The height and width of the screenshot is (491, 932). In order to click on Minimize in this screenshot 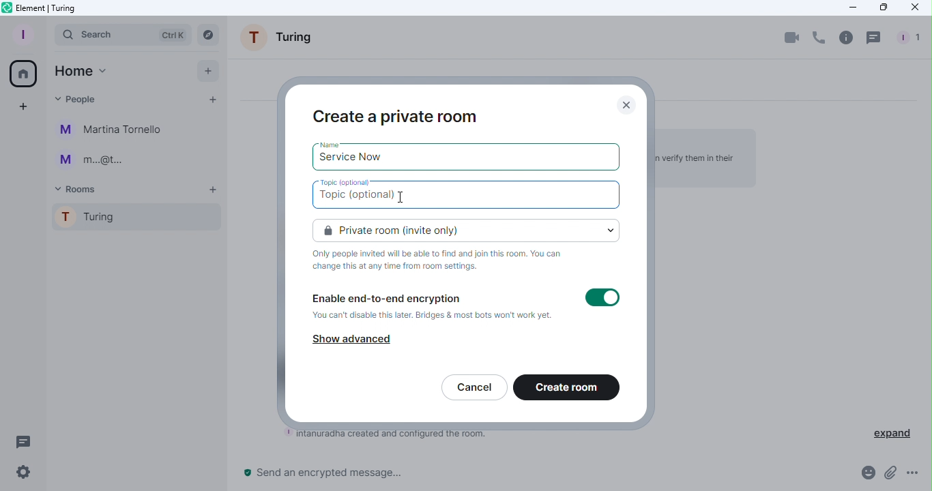, I will do `click(849, 8)`.